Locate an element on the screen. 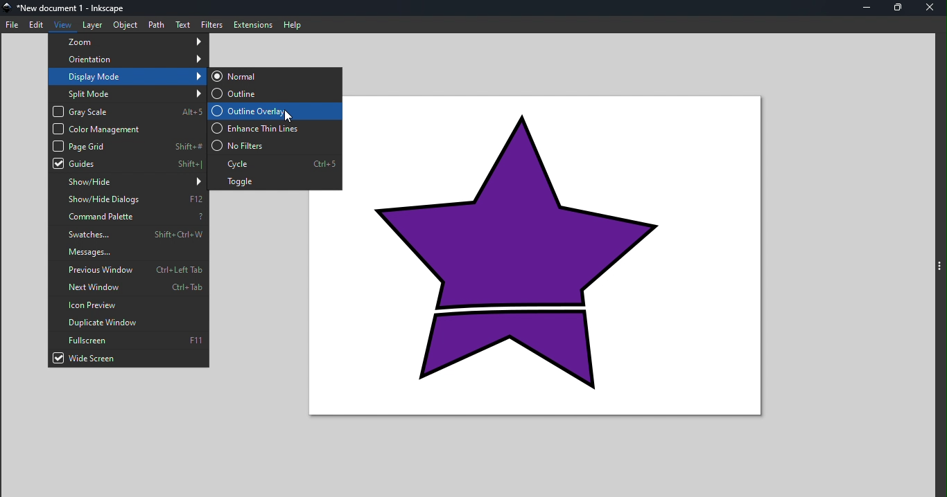 The image size is (947, 497). Show/hide is located at coordinates (126, 183).